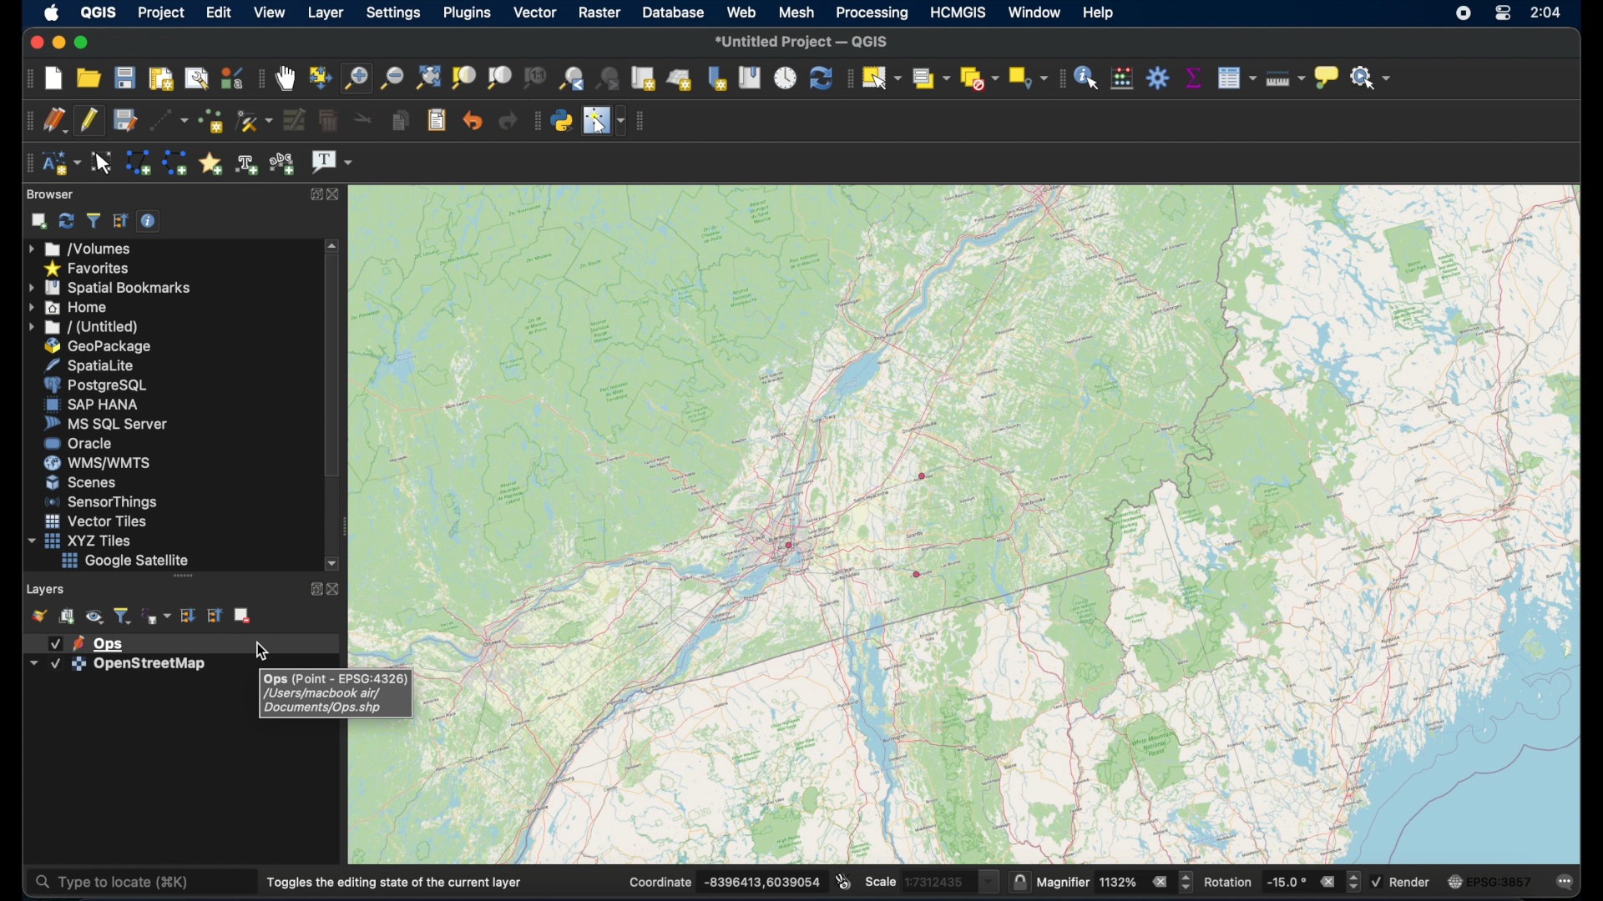 The image size is (1603, 901). I want to click on toggle extents and mouse position display, so click(842, 882).